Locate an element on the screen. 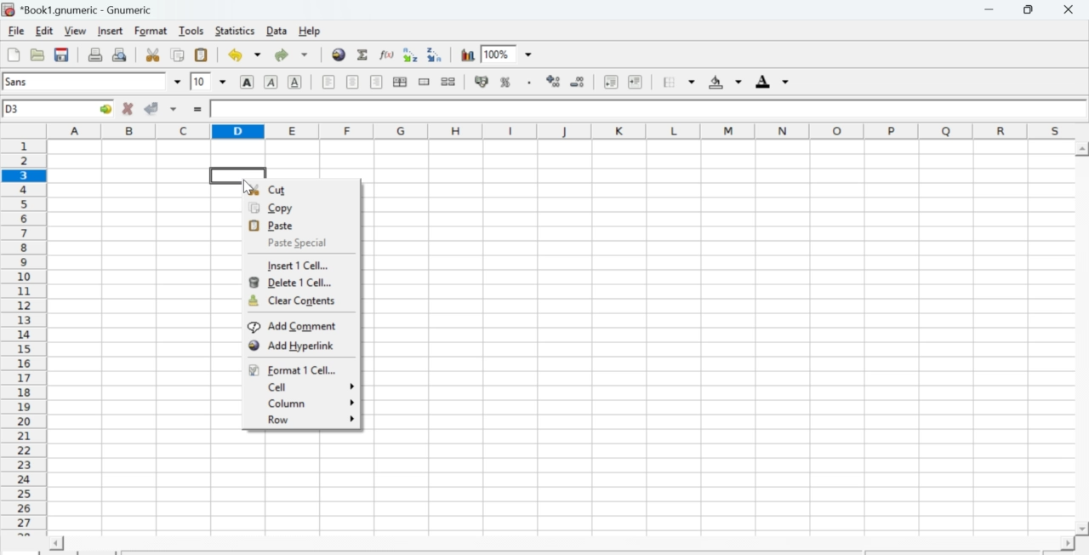 The width and height of the screenshot is (1089, 555). Align Right is located at coordinates (377, 83).